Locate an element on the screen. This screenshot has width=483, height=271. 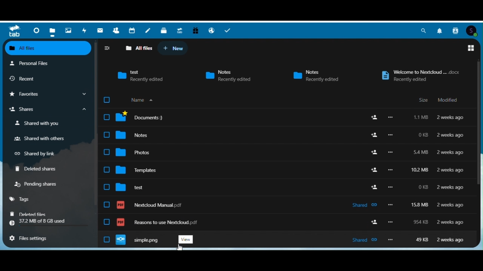
modified is located at coordinates (451, 240).